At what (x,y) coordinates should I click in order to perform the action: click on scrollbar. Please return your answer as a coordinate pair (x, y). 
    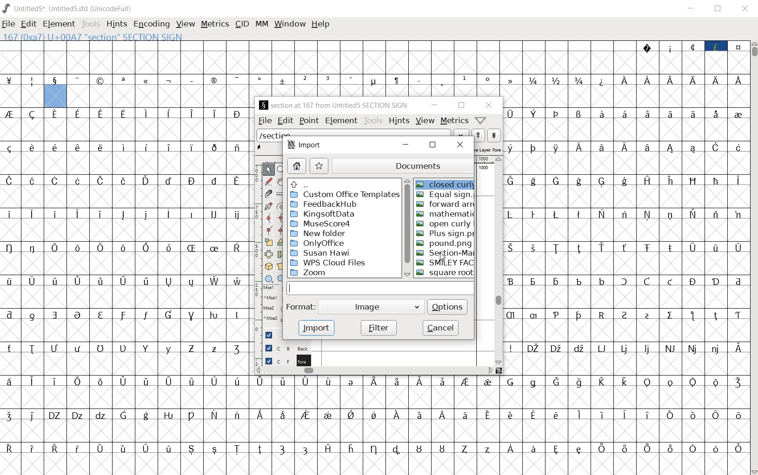
    Looking at the image, I should click on (499, 260).